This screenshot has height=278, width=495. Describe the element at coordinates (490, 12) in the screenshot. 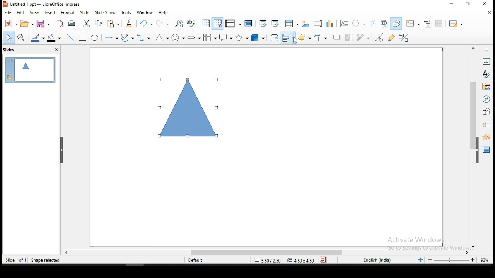

I see `close document` at that location.